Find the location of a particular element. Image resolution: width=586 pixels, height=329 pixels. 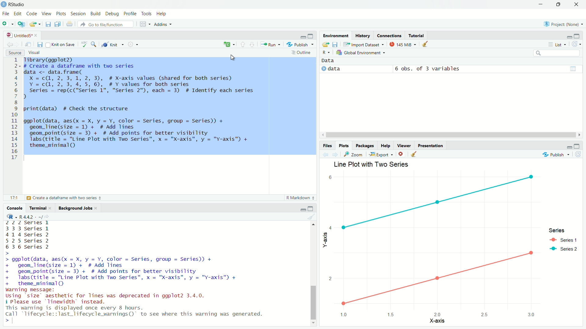

Load workspace is located at coordinates (326, 45).